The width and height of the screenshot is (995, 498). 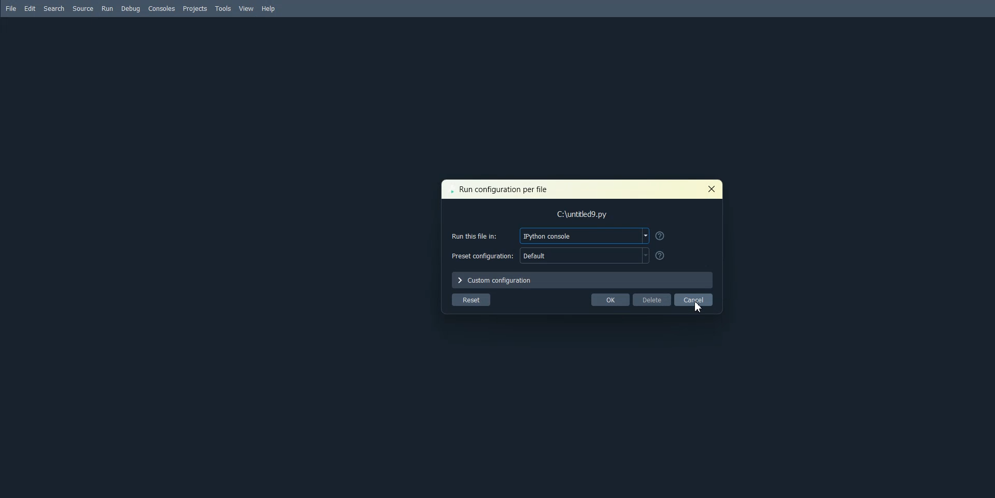 I want to click on Run this file in, so click(x=479, y=234).